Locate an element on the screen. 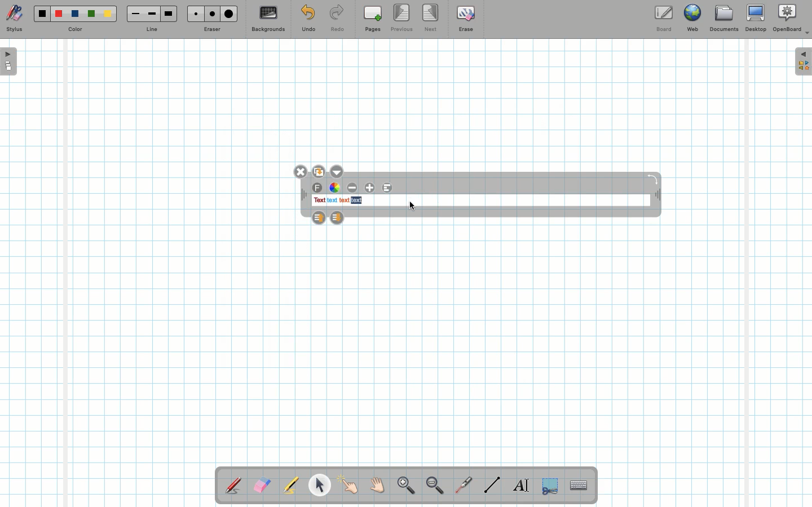 This screenshot has height=507, width=812. Move is located at coordinates (304, 196).